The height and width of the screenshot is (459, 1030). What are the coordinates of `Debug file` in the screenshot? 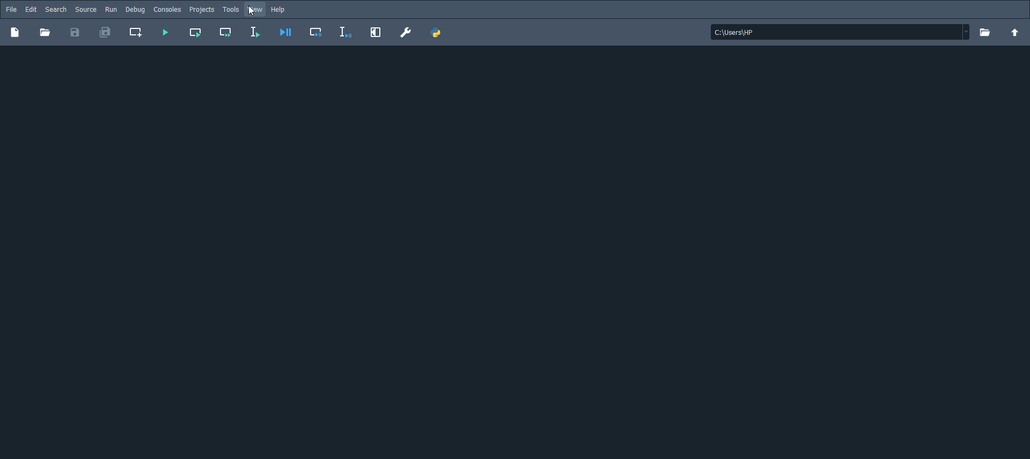 It's located at (285, 33).